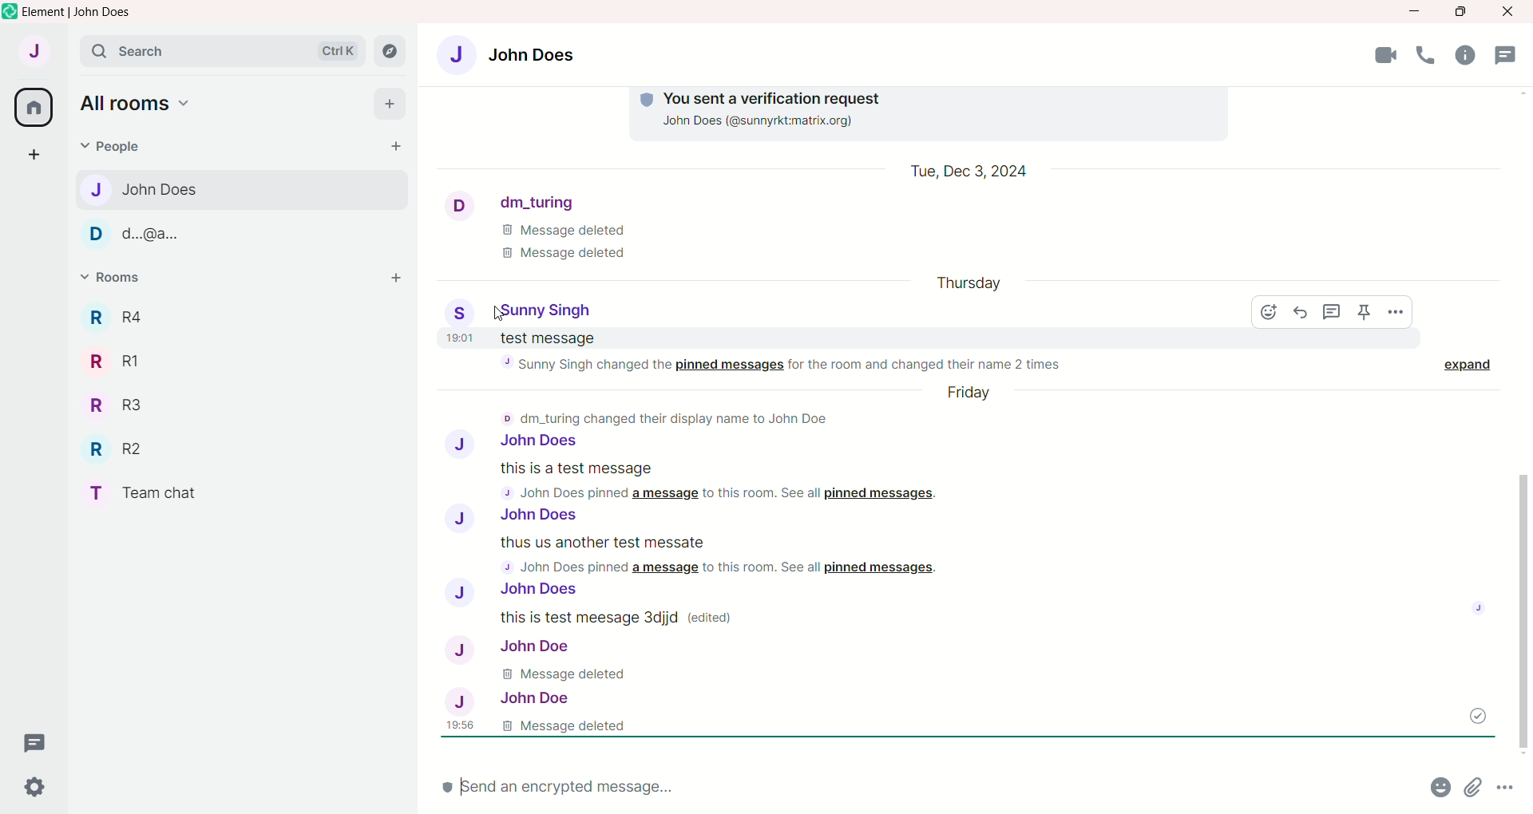 This screenshot has width=1533, height=814. Describe the element at coordinates (1425, 54) in the screenshot. I see `voice call` at that location.